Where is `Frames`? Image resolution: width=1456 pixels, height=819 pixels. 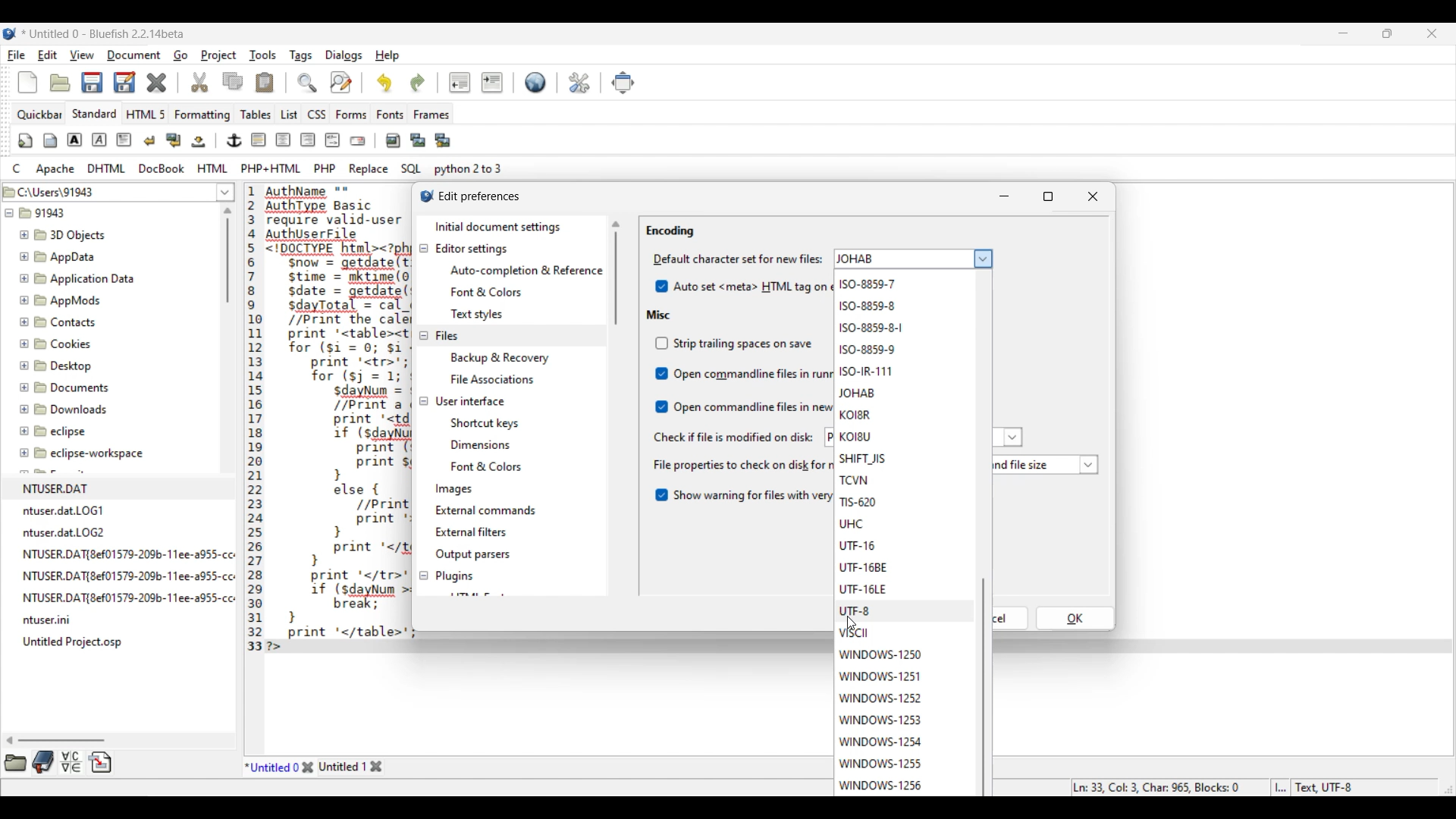
Frames is located at coordinates (432, 115).